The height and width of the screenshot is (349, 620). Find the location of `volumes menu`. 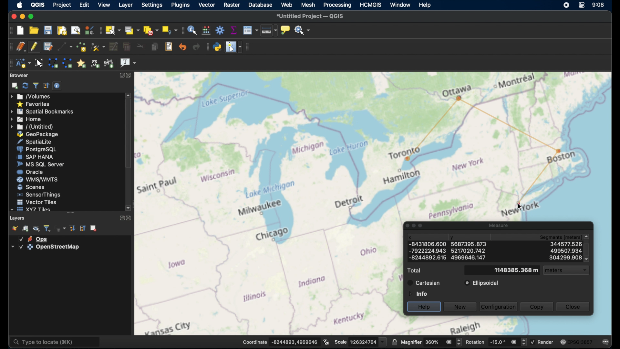

volumes menu is located at coordinates (32, 96).